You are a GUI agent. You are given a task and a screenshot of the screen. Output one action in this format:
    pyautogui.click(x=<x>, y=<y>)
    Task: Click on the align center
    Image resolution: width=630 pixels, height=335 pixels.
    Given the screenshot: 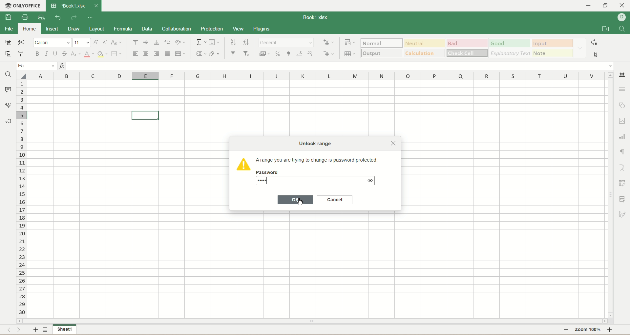 What is the action you would take?
    pyautogui.click(x=146, y=54)
    